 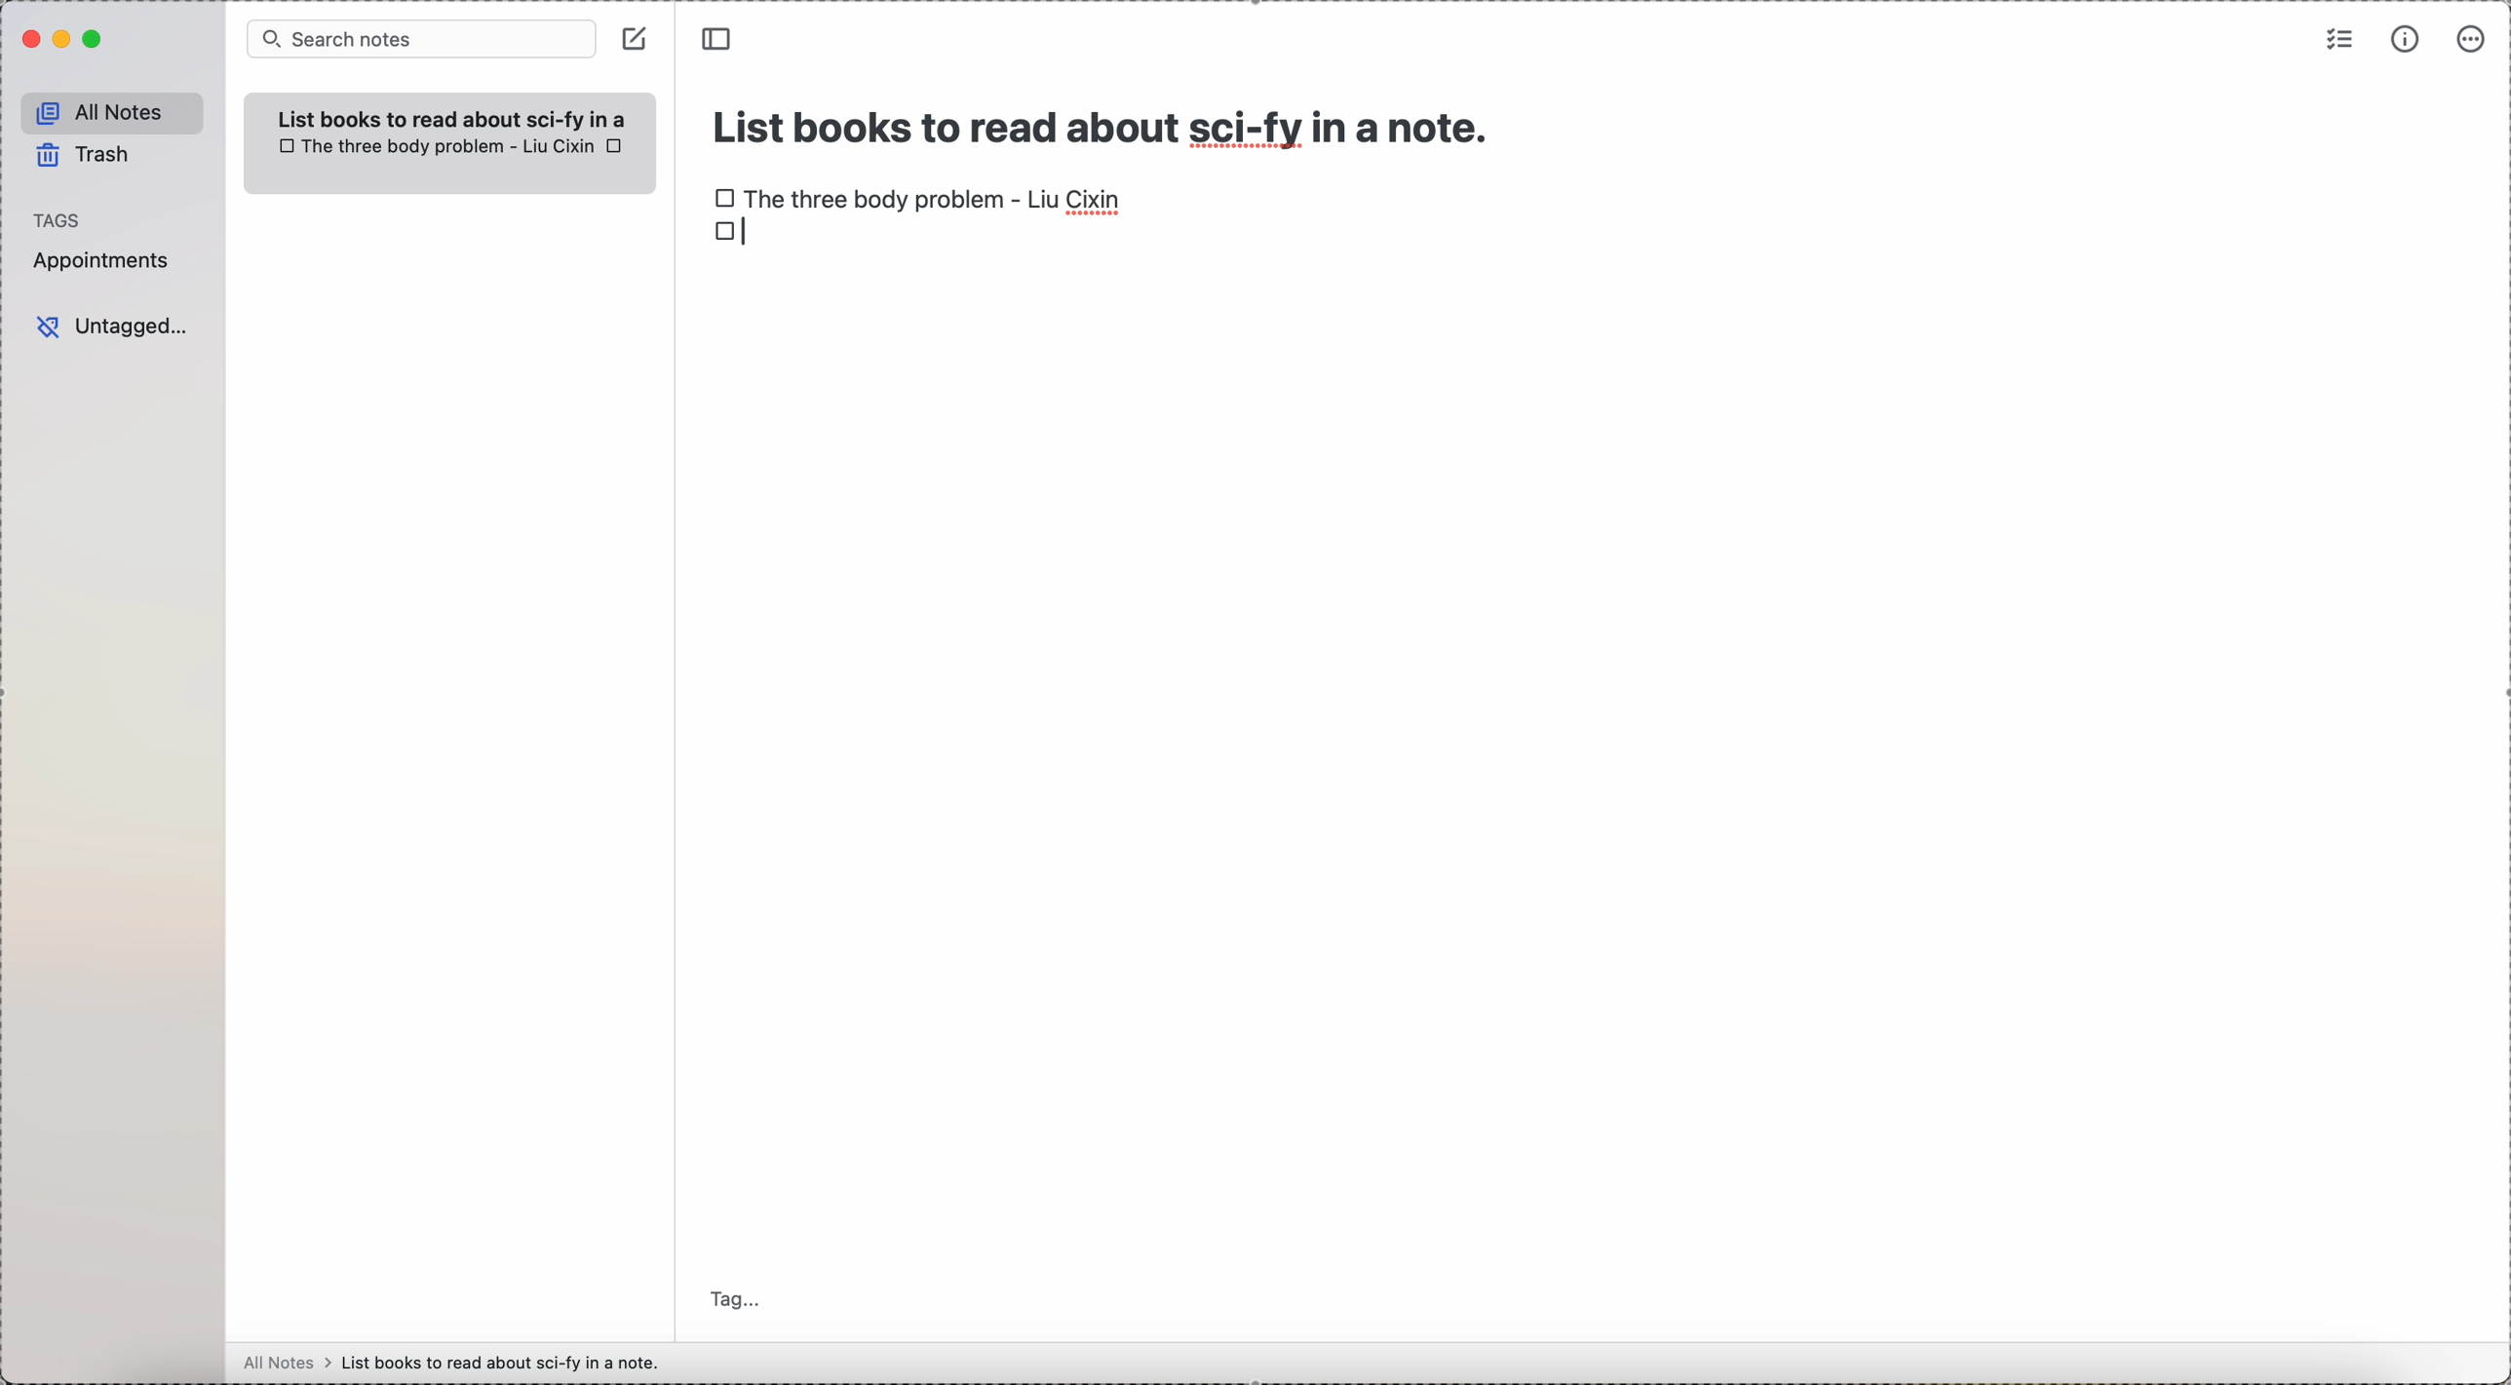 I want to click on all notes > List books to read about sci-fy in a note., so click(x=457, y=1362).